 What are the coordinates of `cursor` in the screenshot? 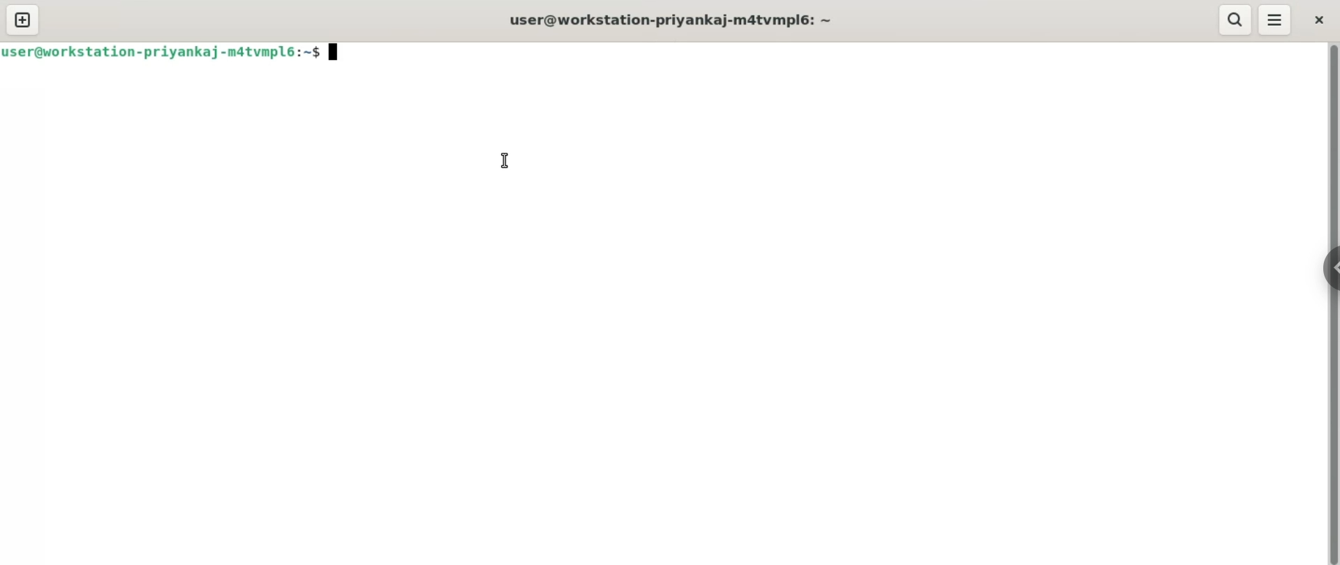 It's located at (504, 159).